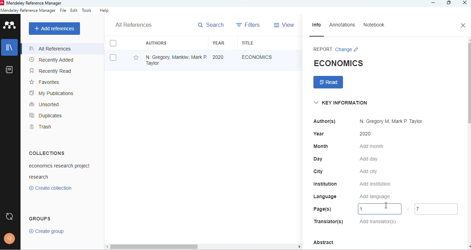 The width and height of the screenshot is (471, 250). Describe the element at coordinates (219, 43) in the screenshot. I see `year` at that location.